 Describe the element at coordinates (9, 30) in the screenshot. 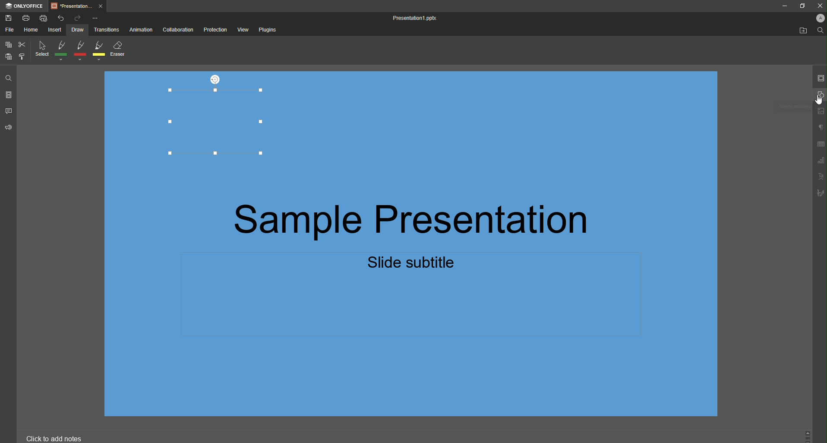

I see `File` at that location.